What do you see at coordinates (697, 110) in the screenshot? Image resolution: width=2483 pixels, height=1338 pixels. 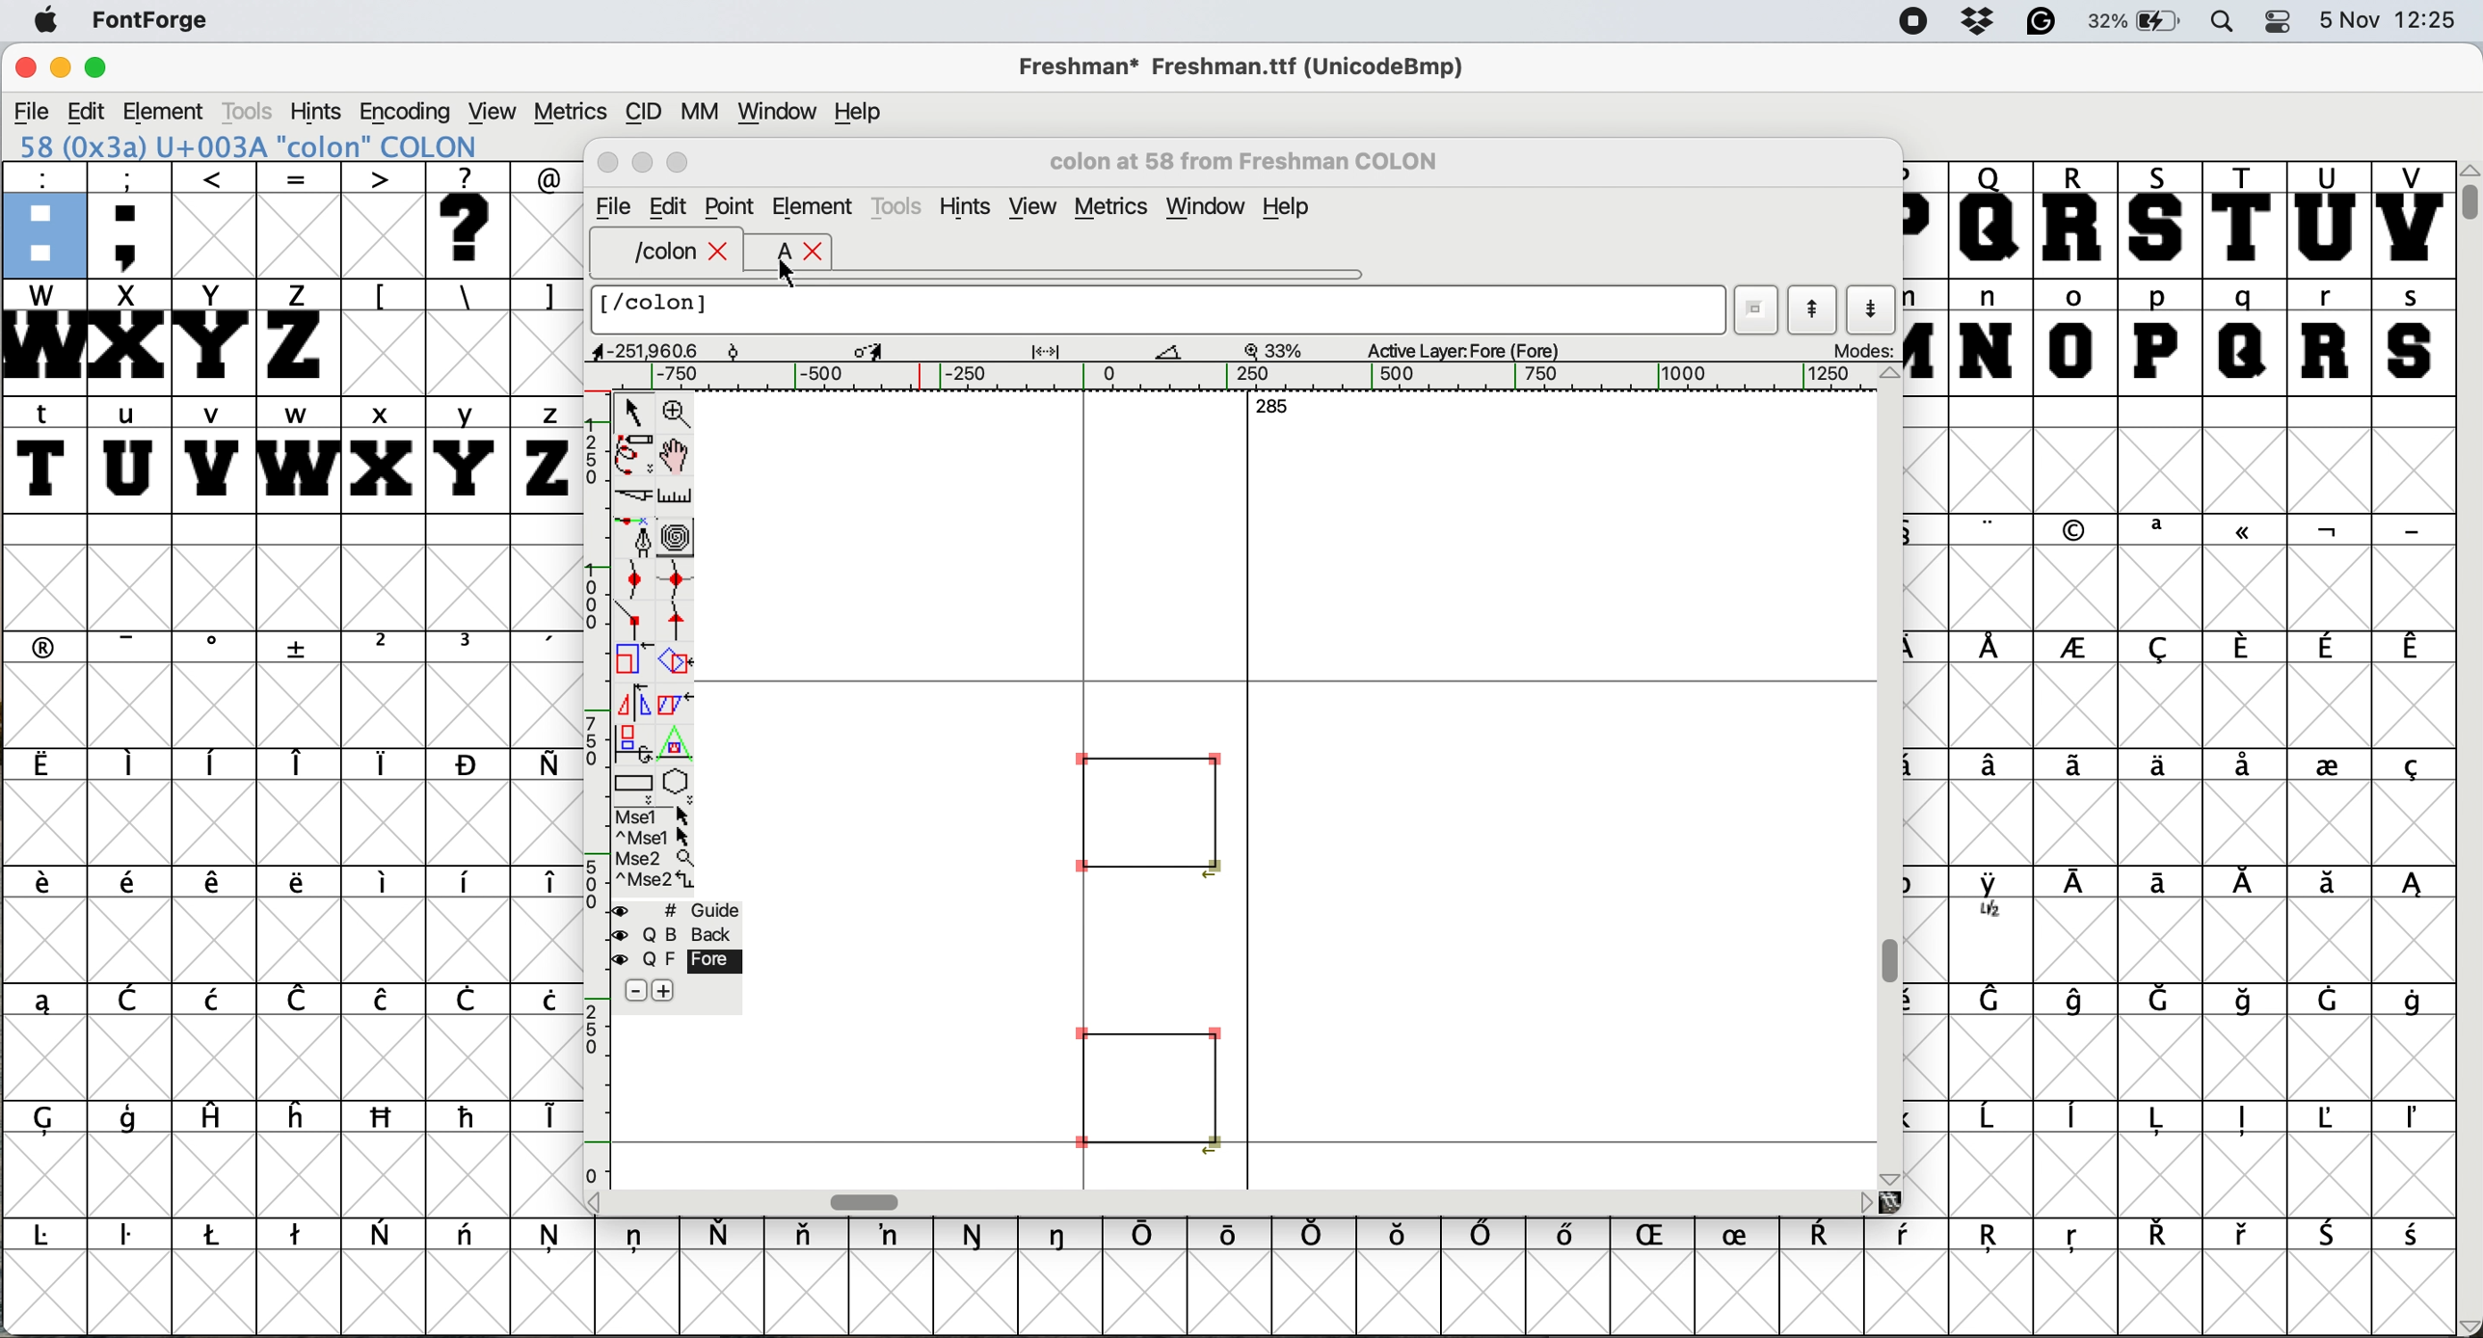 I see `mm` at bounding box center [697, 110].